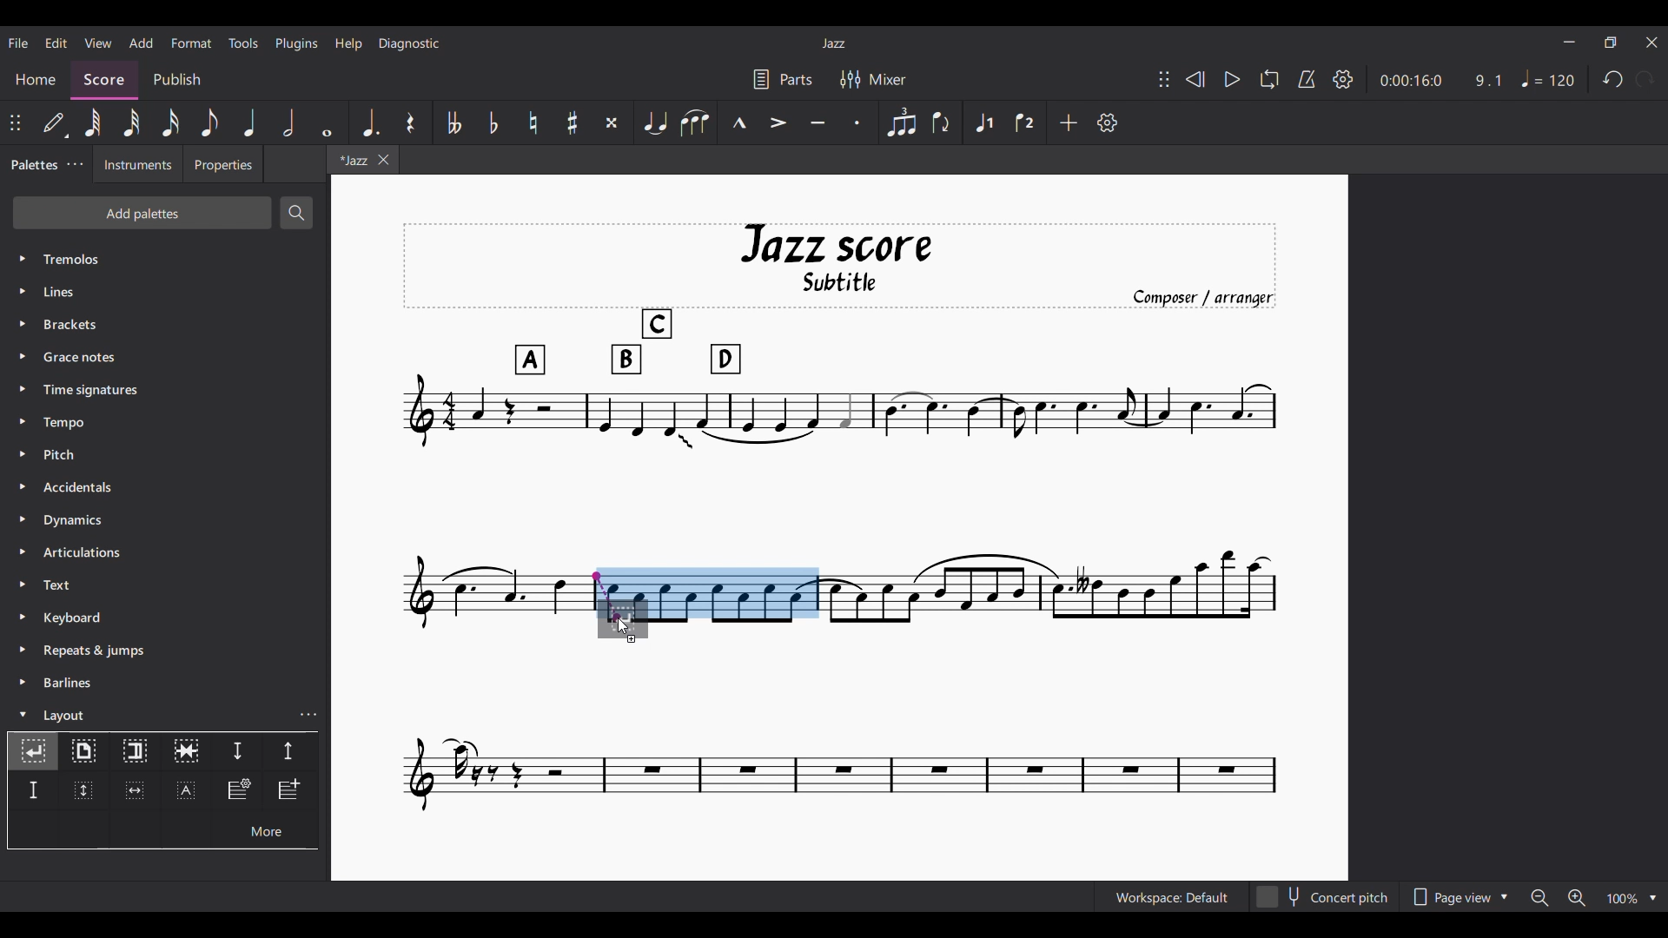 The image size is (1668, 938). What do you see at coordinates (238, 791) in the screenshot?
I see `Hey insert staff type change` at bounding box center [238, 791].